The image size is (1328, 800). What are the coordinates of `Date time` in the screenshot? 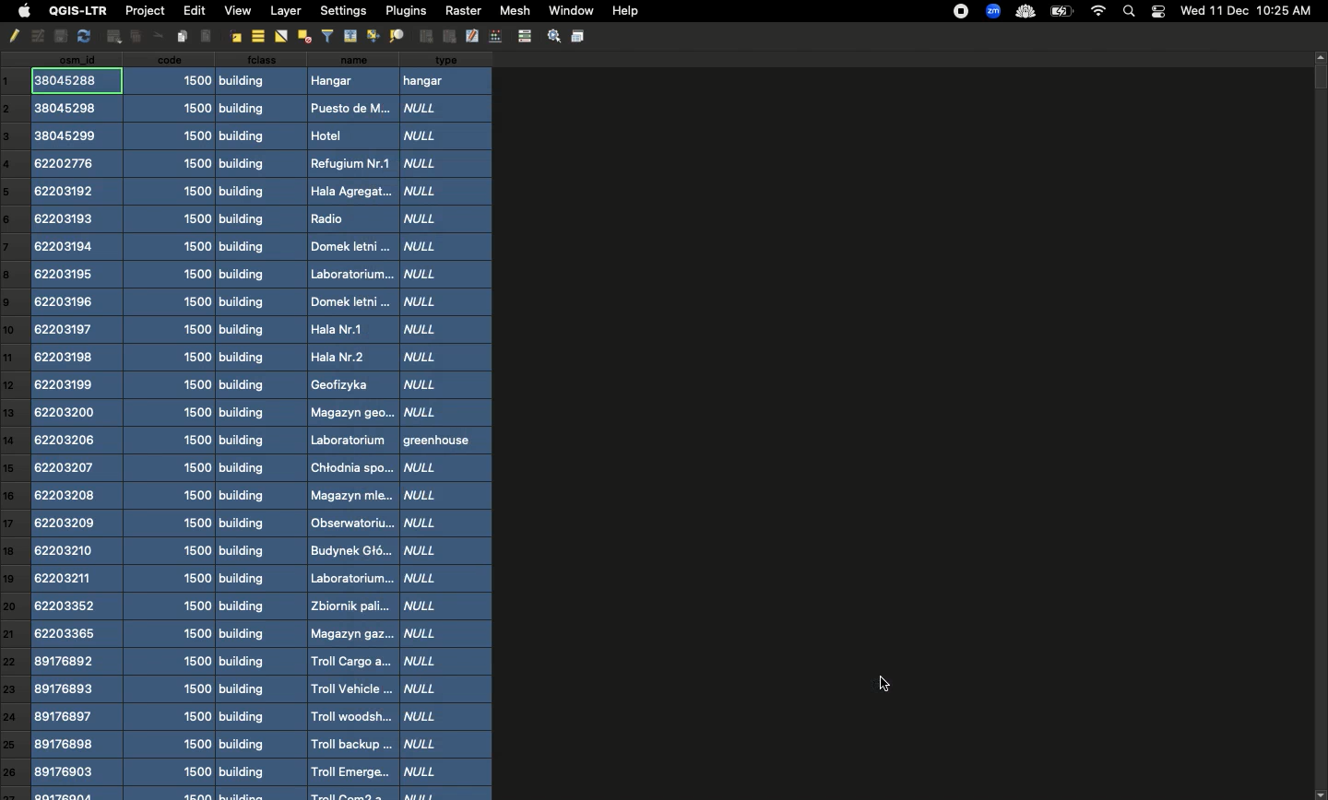 It's located at (1246, 10).